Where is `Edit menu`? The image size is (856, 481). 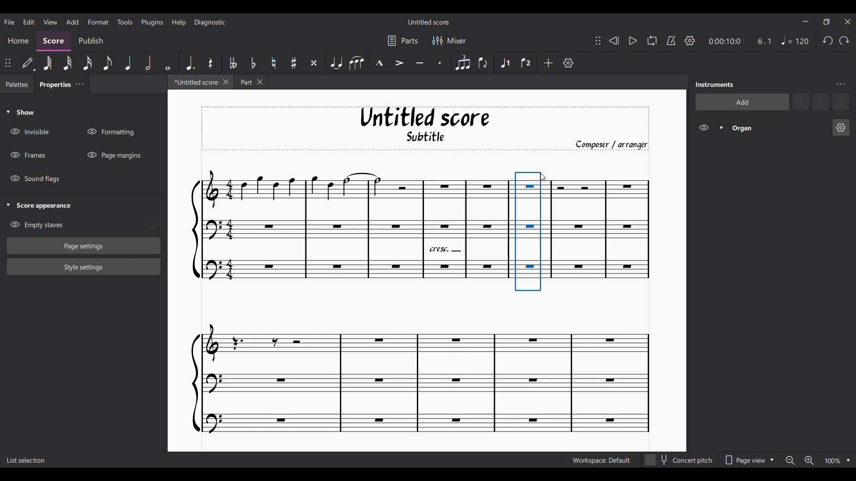
Edit menu is located at coordinates (29, 21).